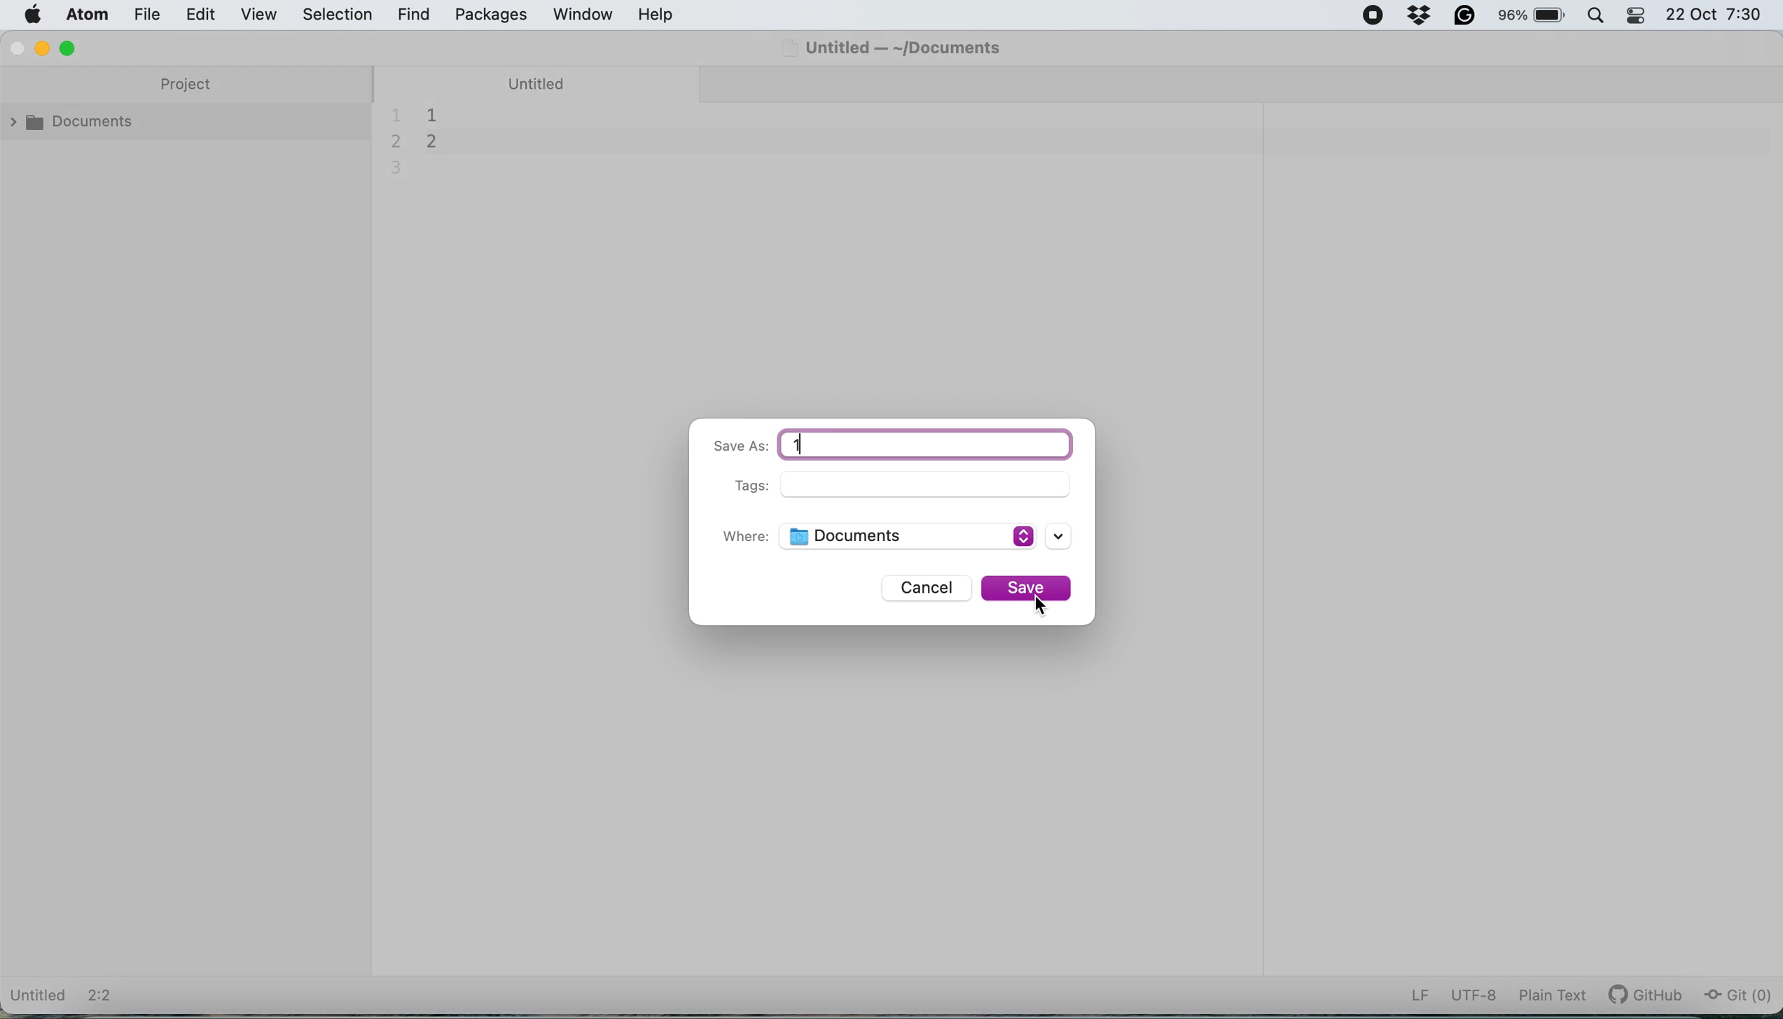 The image size is (1783, 1019). I want to click on git hub, so click(1647, 996).